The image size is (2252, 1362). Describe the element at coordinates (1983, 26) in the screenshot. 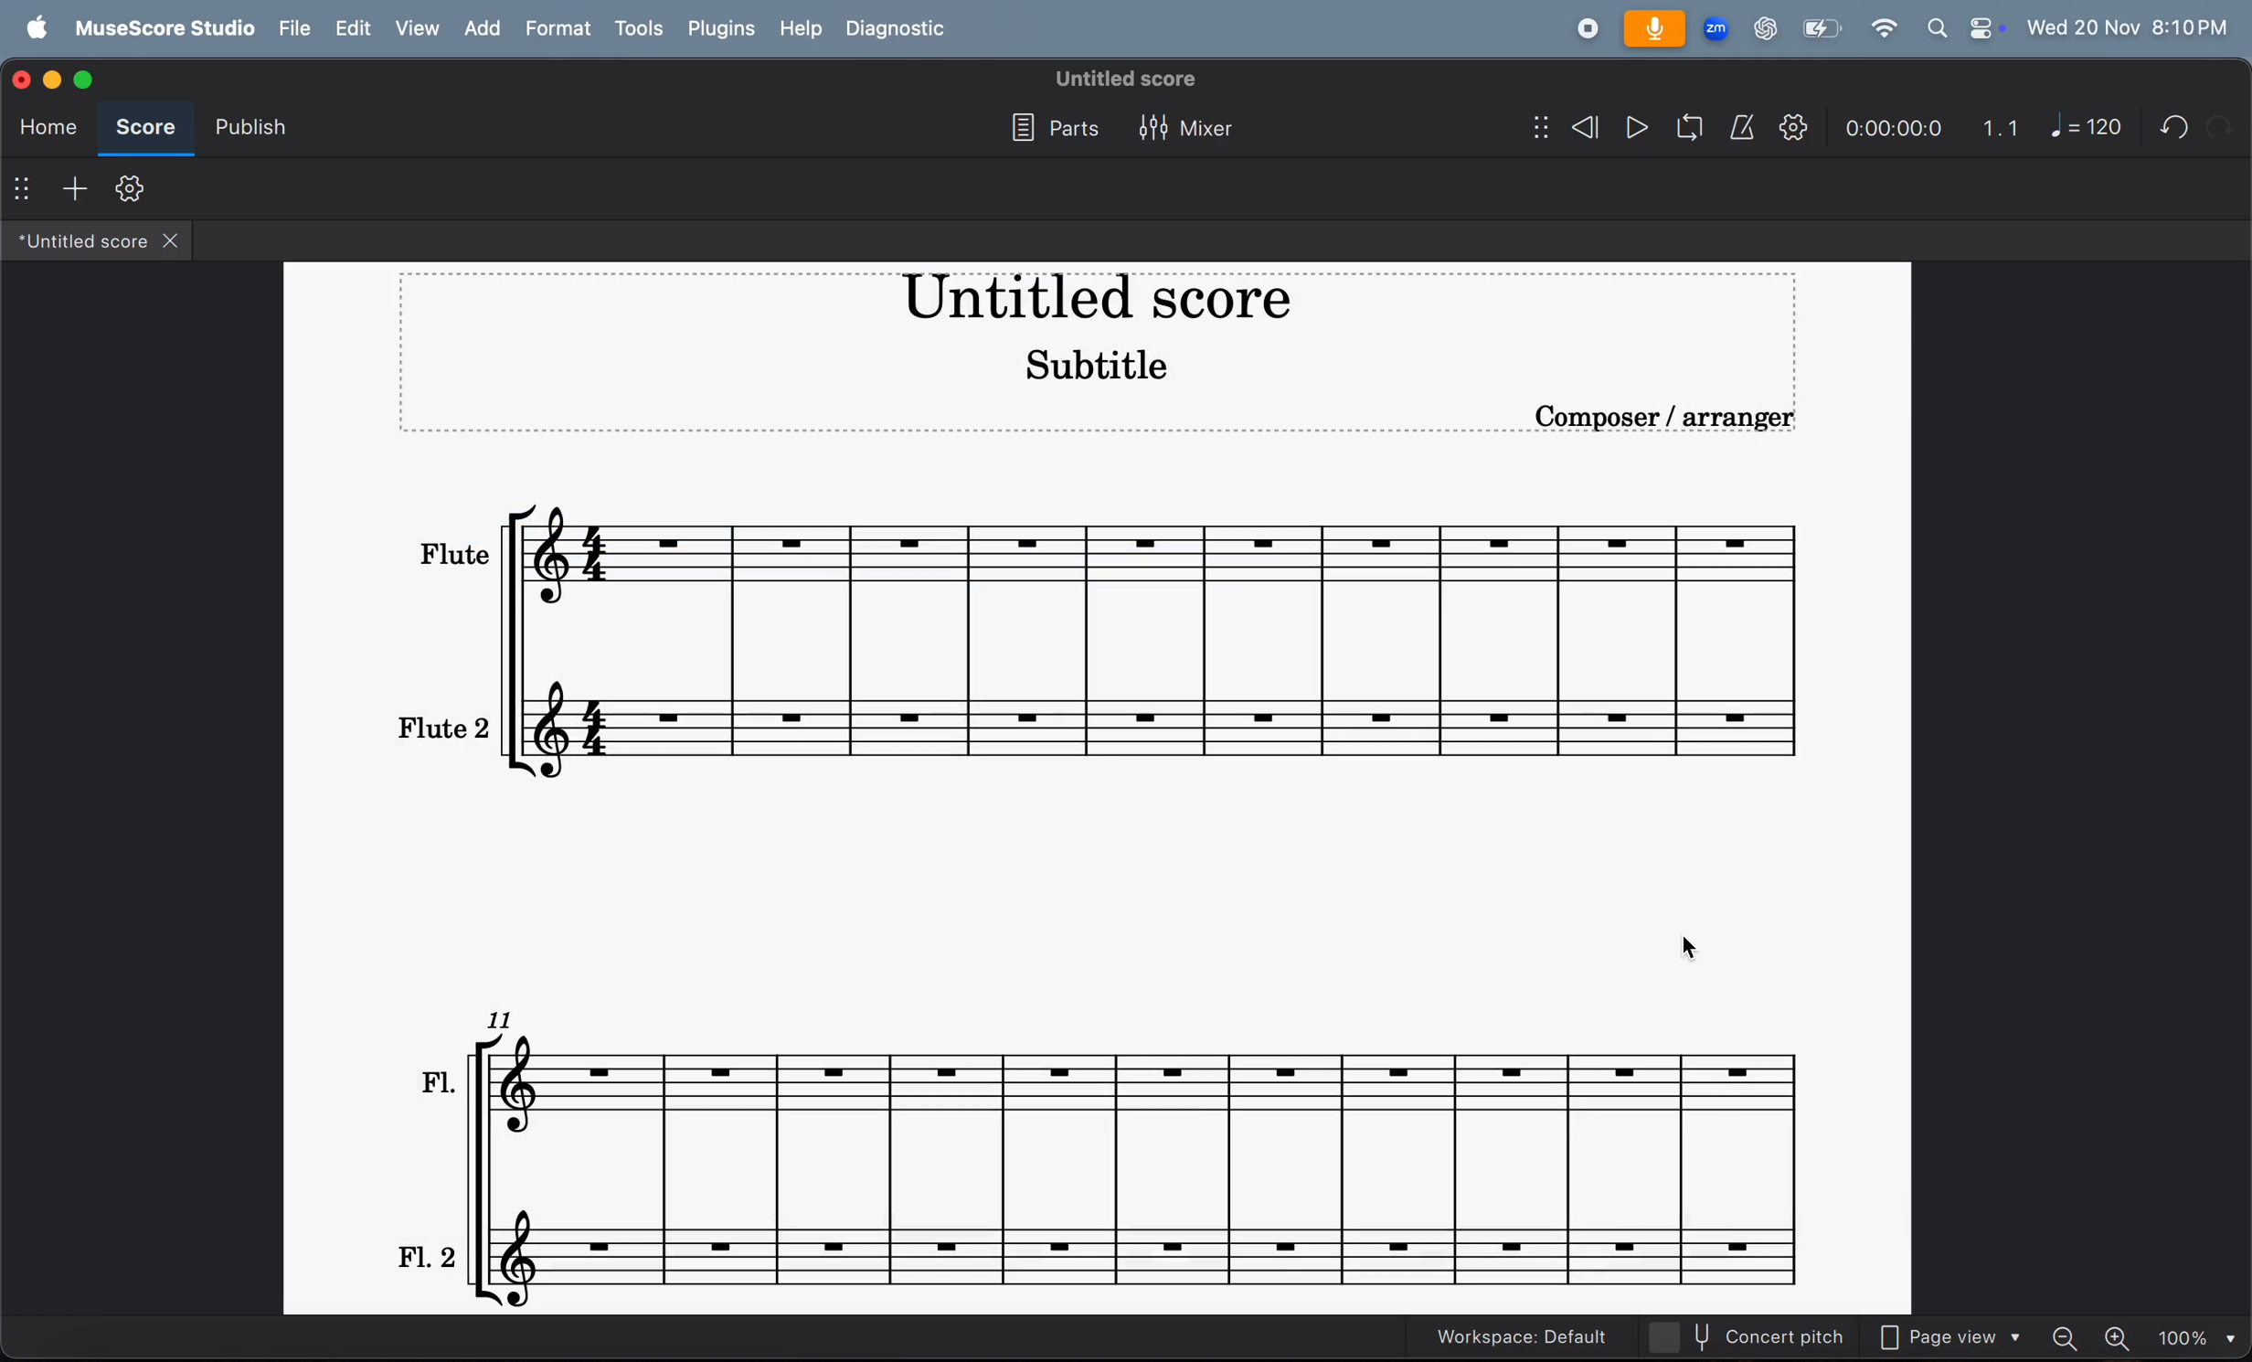

I see `control center` at that location.